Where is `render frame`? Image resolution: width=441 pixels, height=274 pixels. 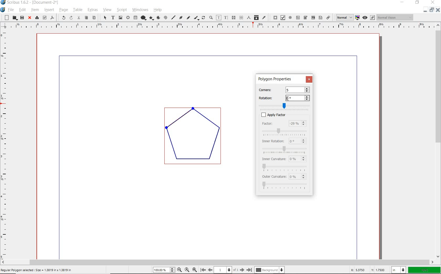 render frame is located at coordinates (128, 17).